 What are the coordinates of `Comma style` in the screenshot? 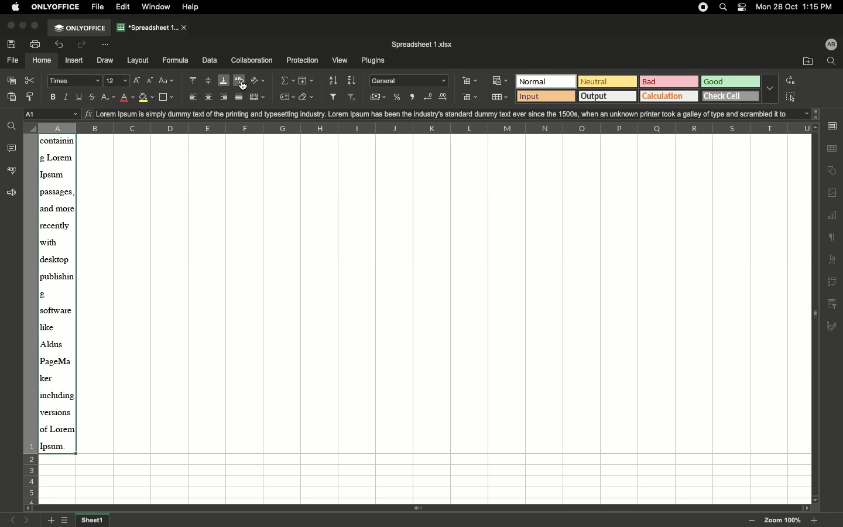 It's located at (413, 97).